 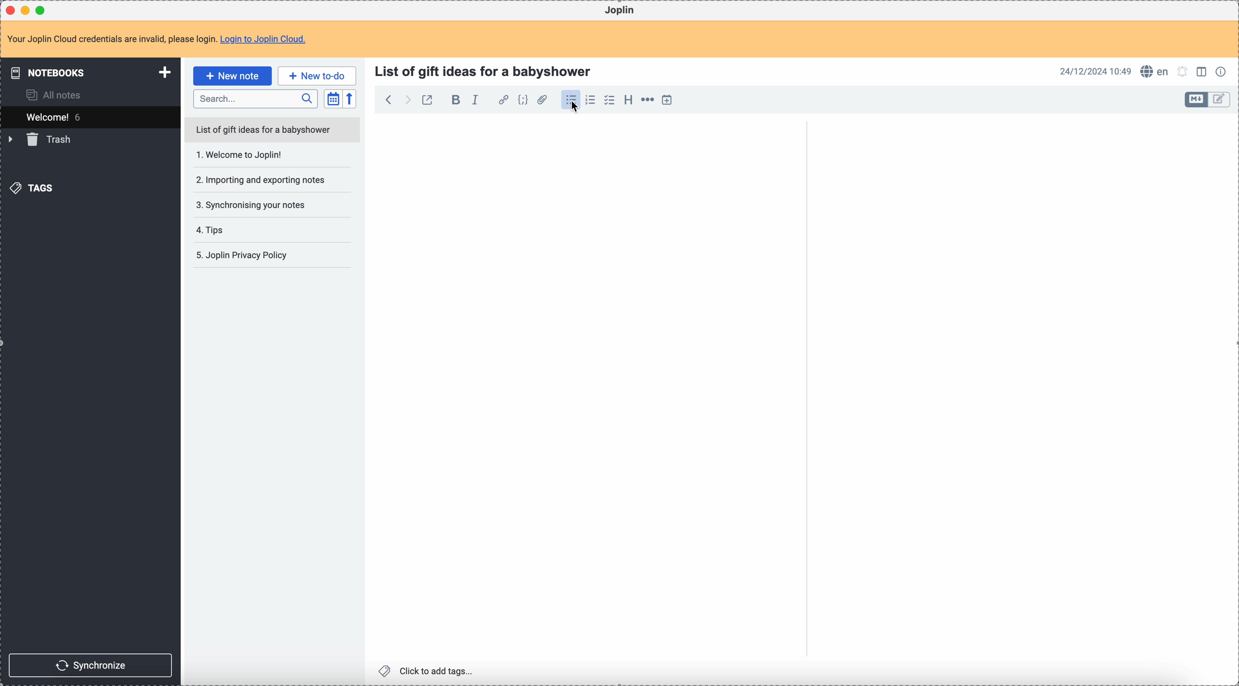 What do you see at coordinates (524, 101) in the screenshot?
I see `code` at bounding box center [524, 101].